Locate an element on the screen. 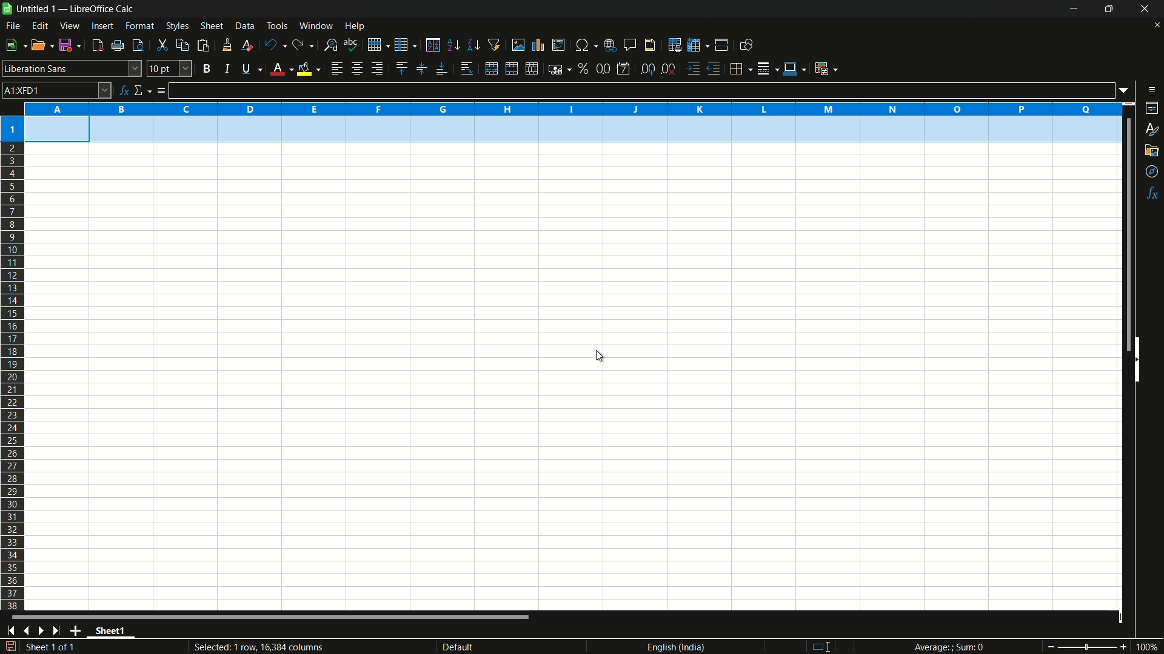 The image size is (1164, 654). functions is located at coordinates (1153, 193).